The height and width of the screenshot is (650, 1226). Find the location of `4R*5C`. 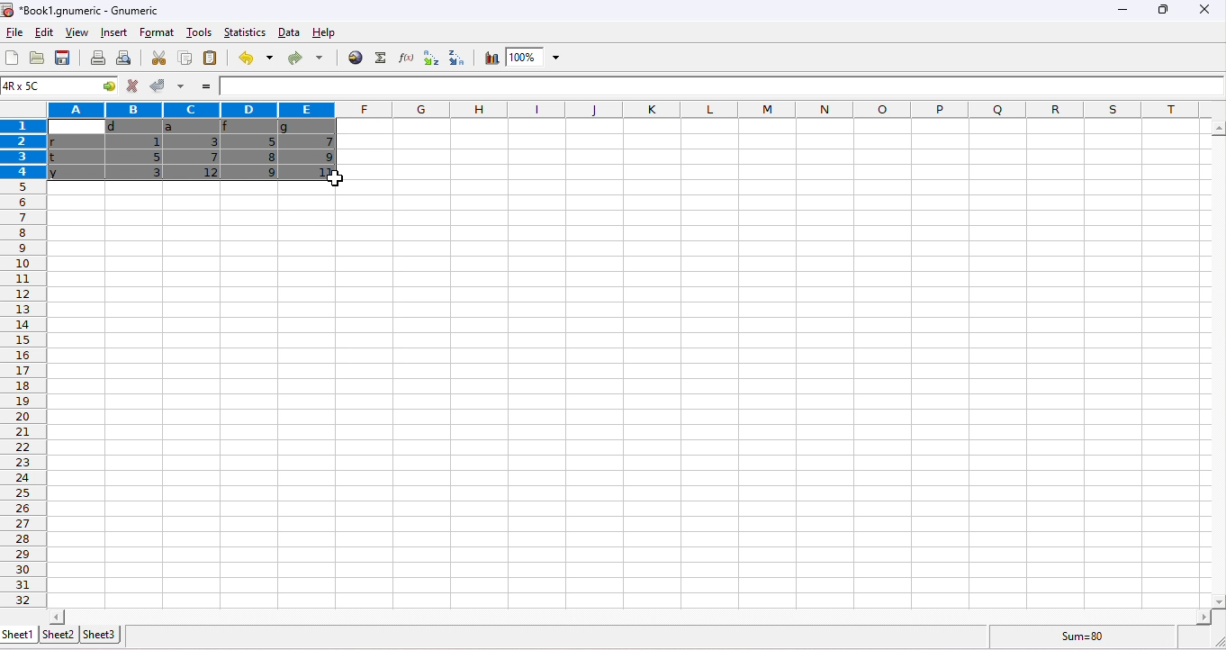

4R*5C is located at coordinates (47, 86).